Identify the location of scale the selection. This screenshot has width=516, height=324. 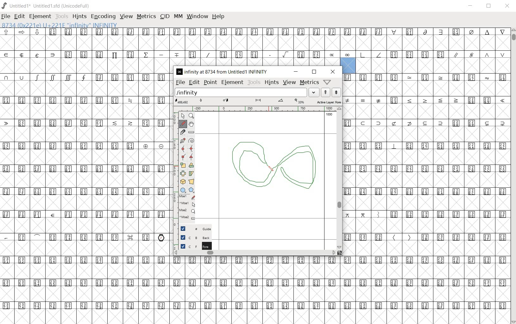
(183, 165).